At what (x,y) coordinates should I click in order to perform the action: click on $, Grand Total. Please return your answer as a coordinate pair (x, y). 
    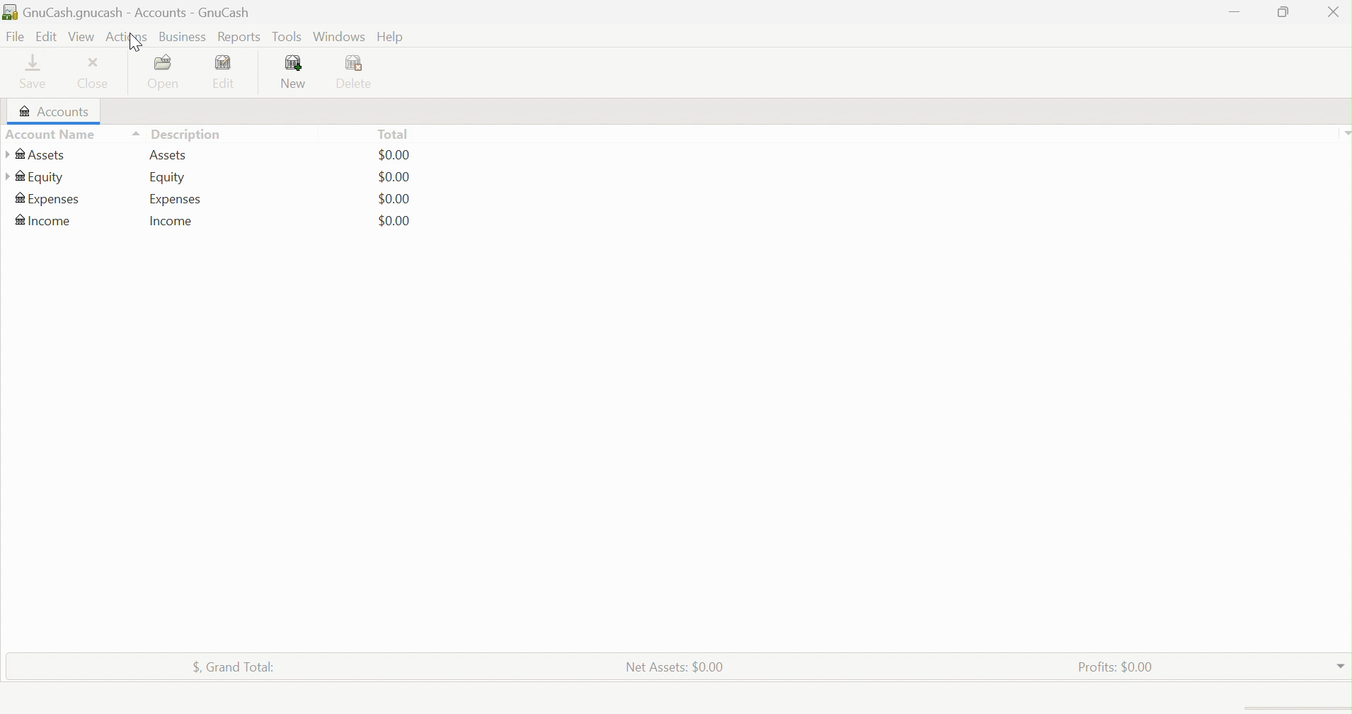
    Looking at the image, I should click on (234, 664).